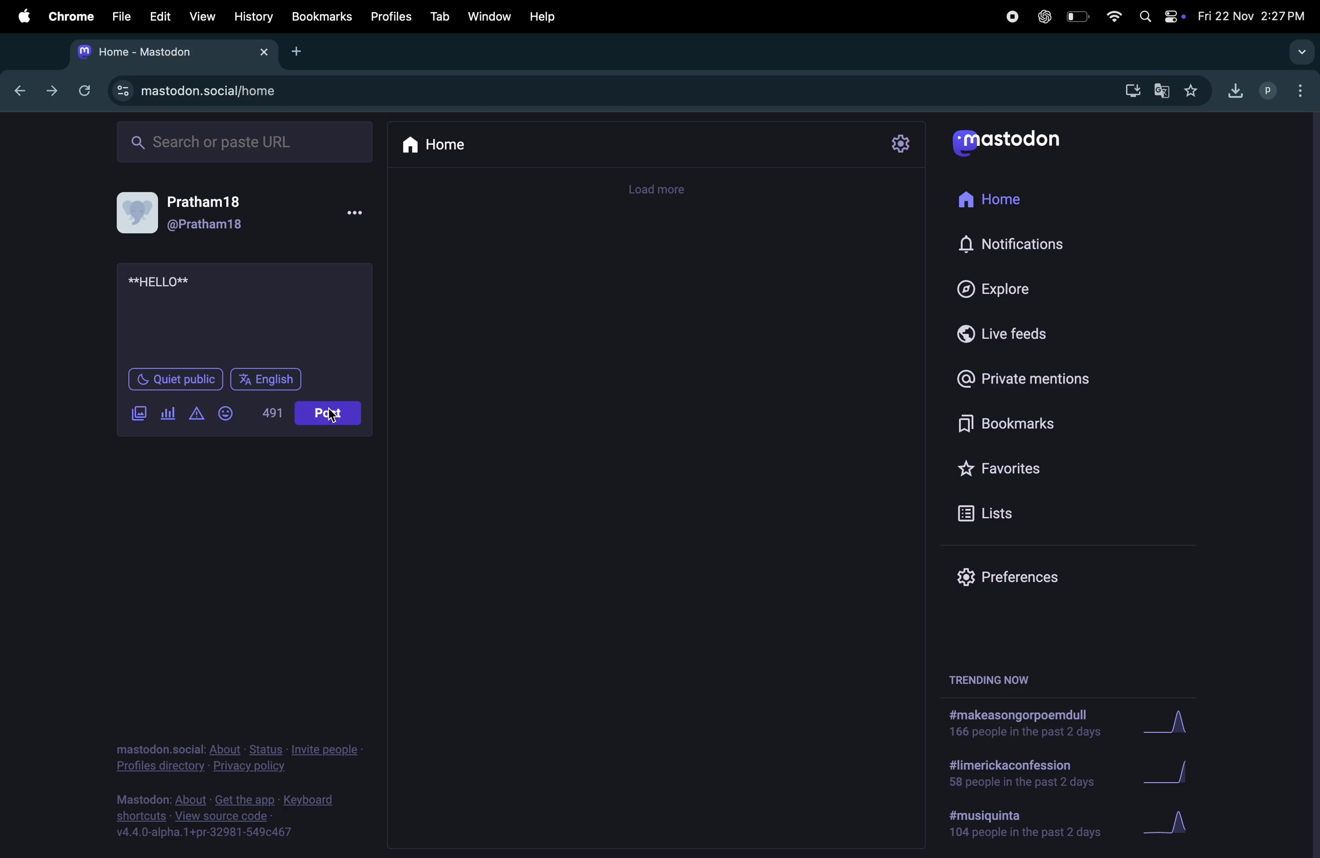 This screenshot has height=858, width=1320. I want to click on back, so click(18, 90).